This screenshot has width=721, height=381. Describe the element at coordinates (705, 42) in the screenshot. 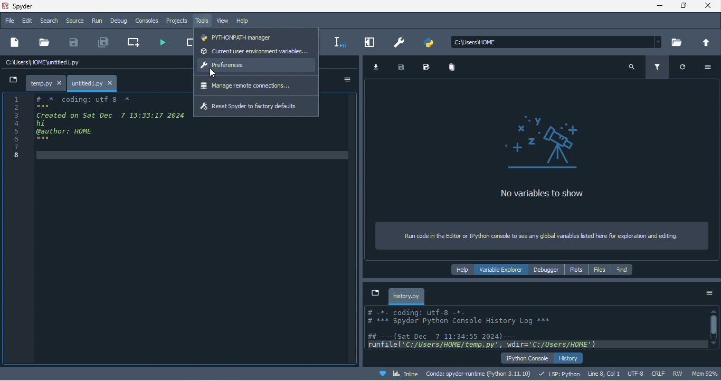

I see `change to parent directoy` at that location.